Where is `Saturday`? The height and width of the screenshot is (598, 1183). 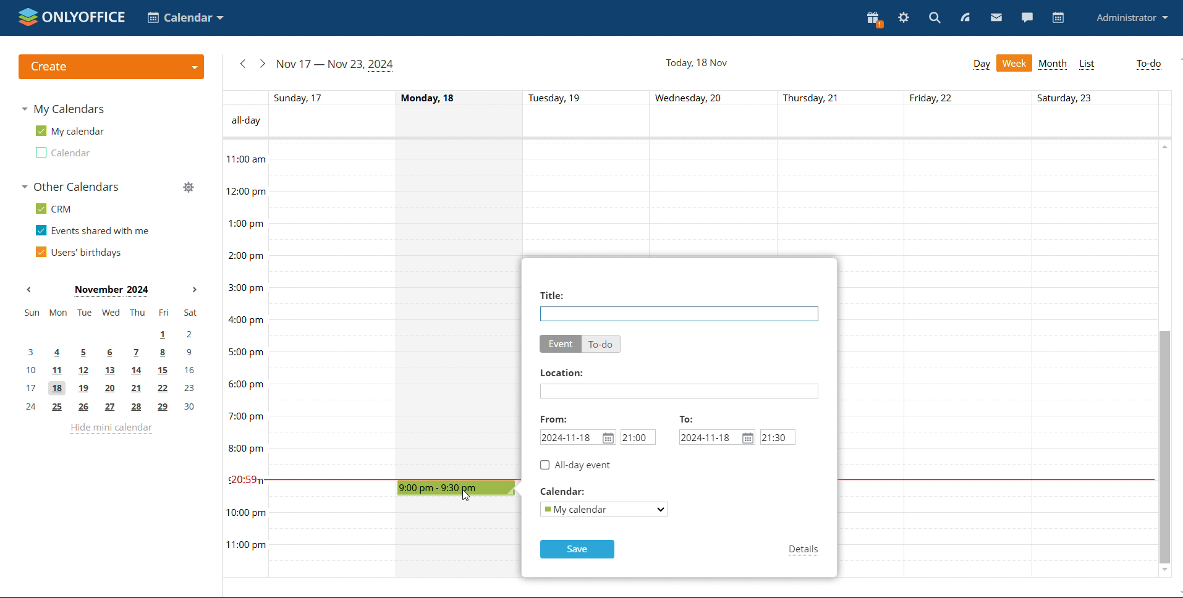 Saturday is located at coordinates (1092, 359).